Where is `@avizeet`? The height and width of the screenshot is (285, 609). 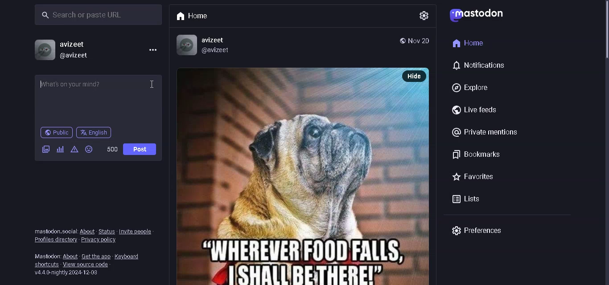 @avizeet is located at coordinates (222, 50).